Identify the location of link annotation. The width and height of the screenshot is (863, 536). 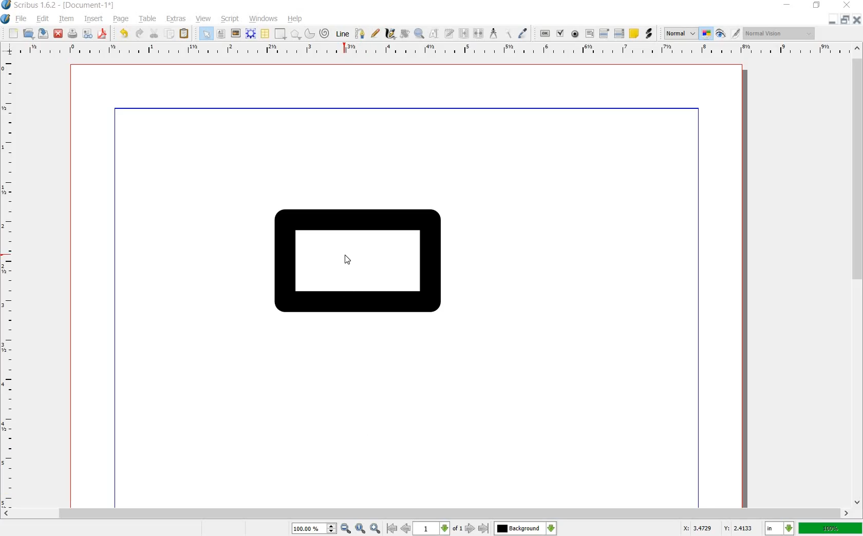
(649, 34).